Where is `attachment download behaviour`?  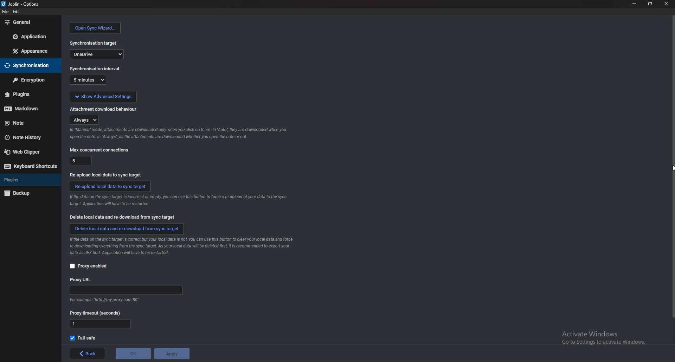 attachment download behaviour is located at coordinates (104, 109).